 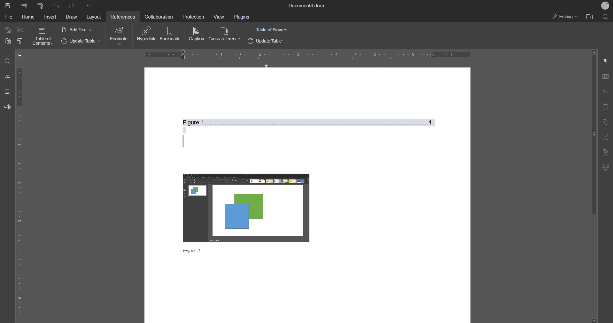 What do you see at coordinates (6, 91) in the screenshot?
I see `Headings` at bounding box center [6, 91].